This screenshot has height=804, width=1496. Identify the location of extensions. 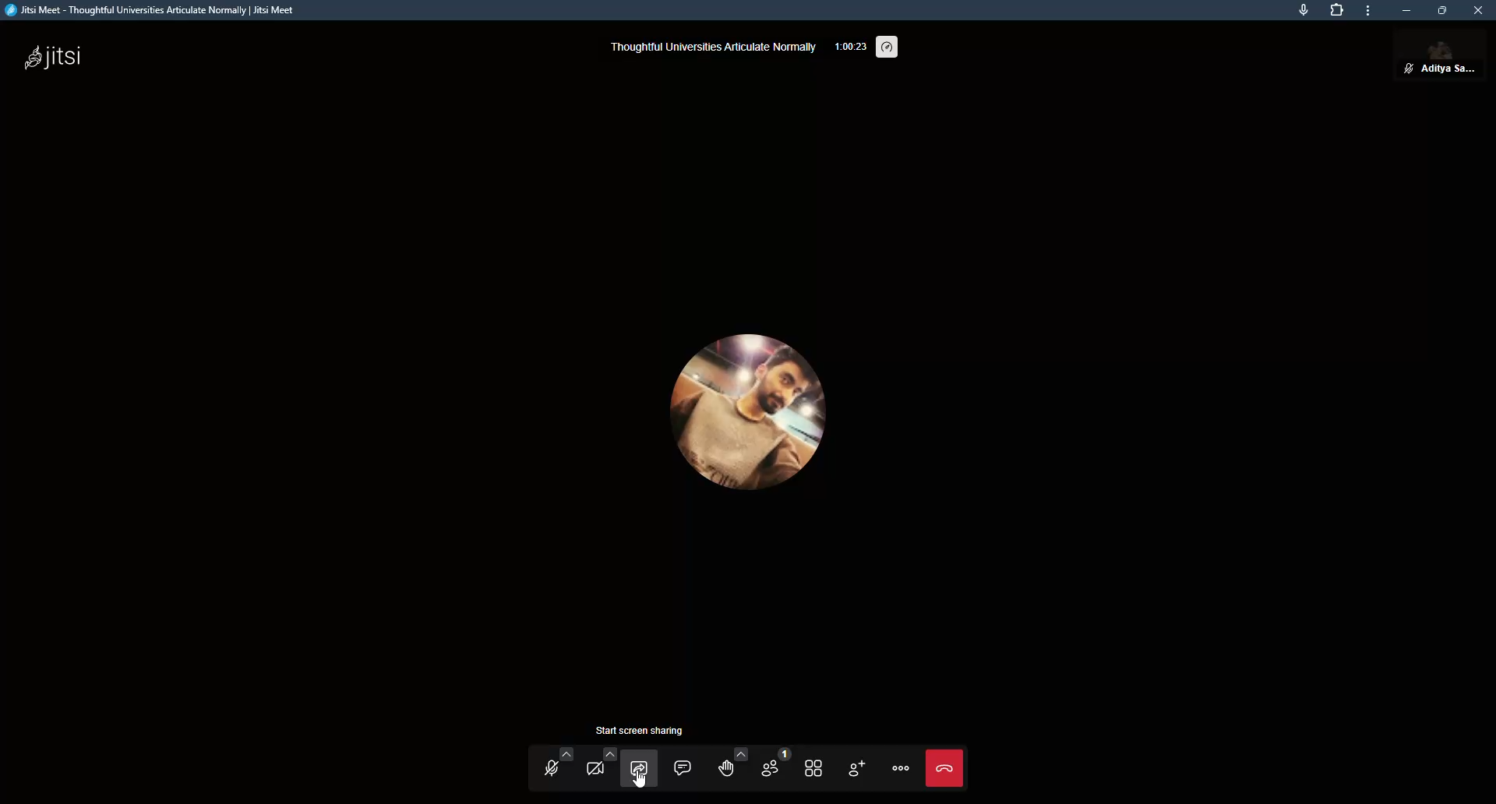
(1338, 12).